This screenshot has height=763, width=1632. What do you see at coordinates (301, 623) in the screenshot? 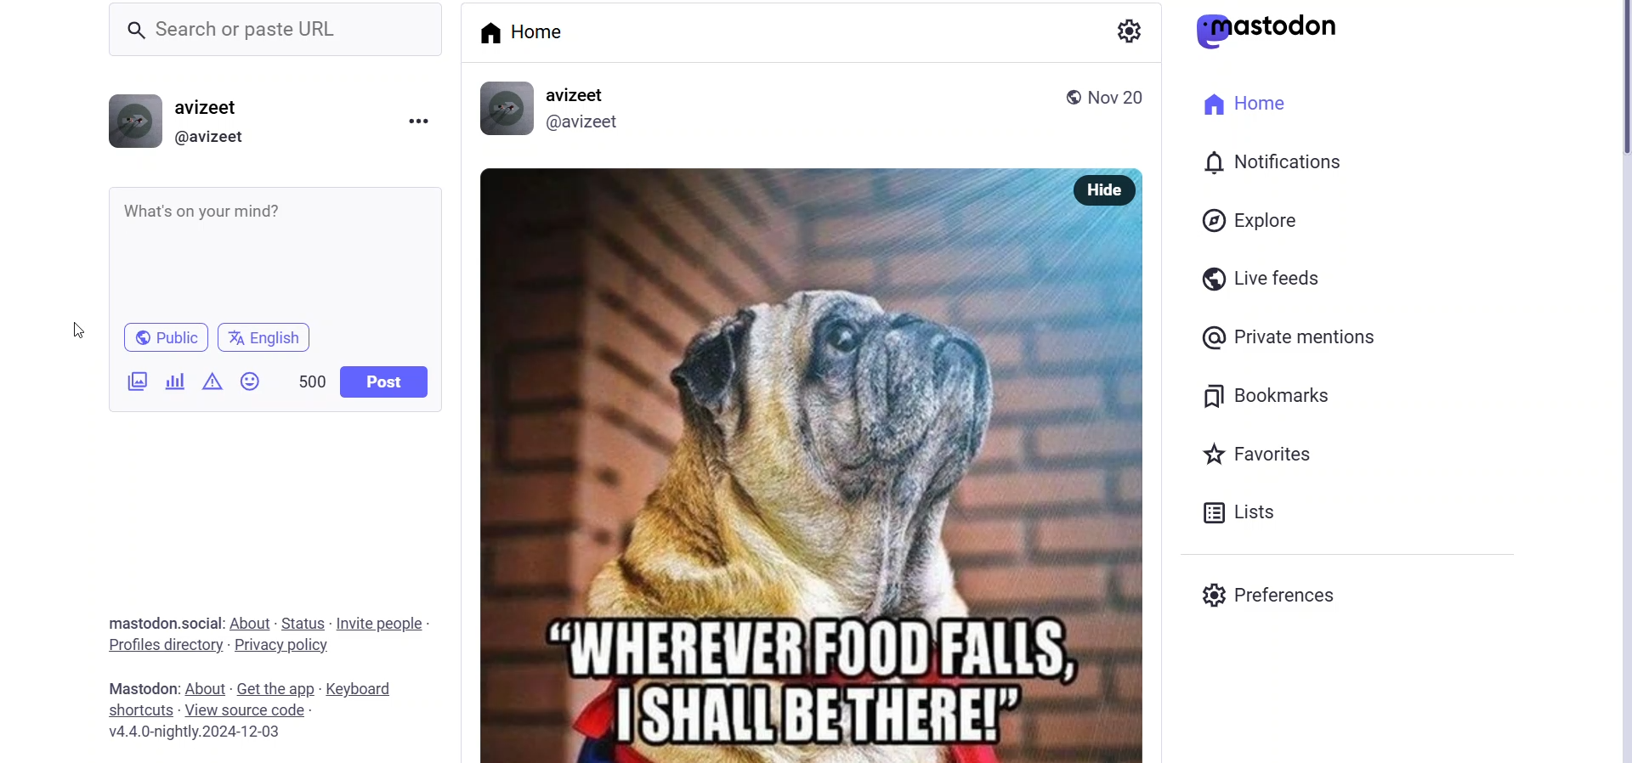
I see `status` at bounding box center [301, 623].